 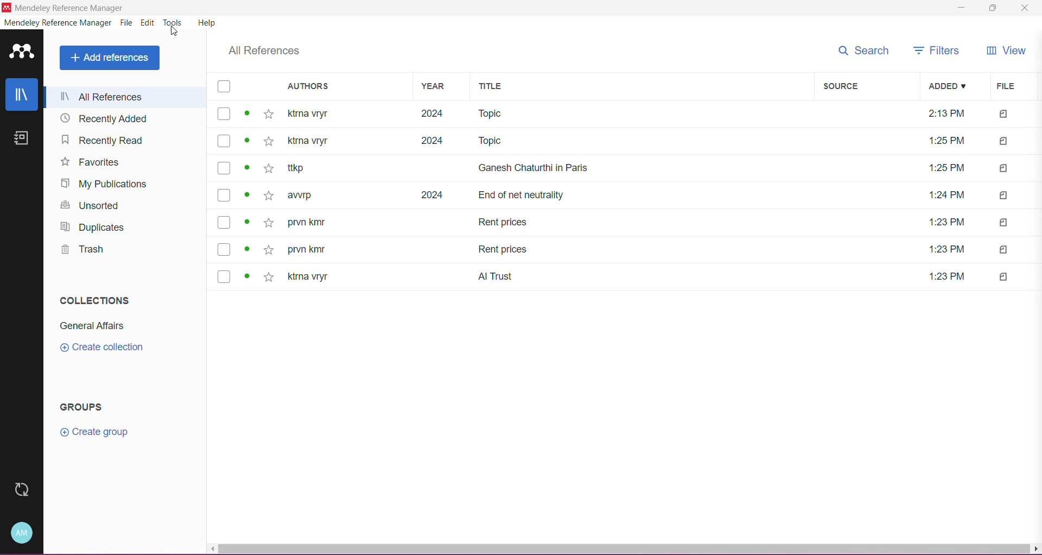 What do you see at coordinates (246, 248) in the screenshot?
I see `read` at bounding box center [246, 248].